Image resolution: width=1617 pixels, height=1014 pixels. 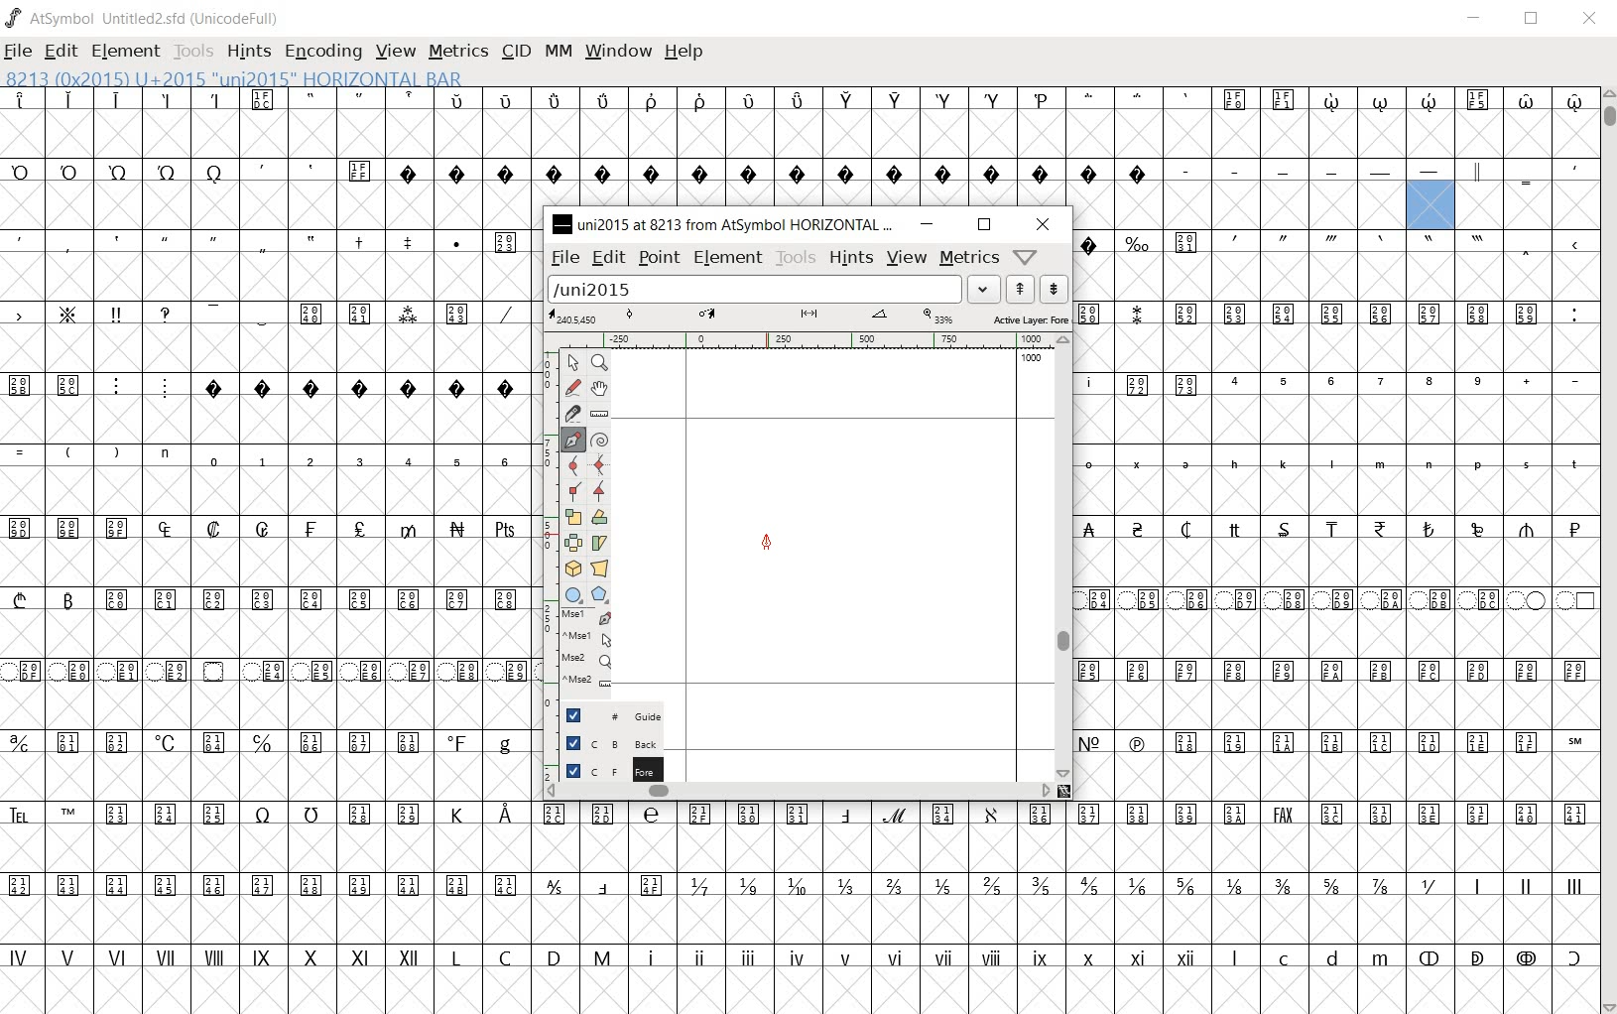 I want to click on HELP, so click(x=686, y=51).